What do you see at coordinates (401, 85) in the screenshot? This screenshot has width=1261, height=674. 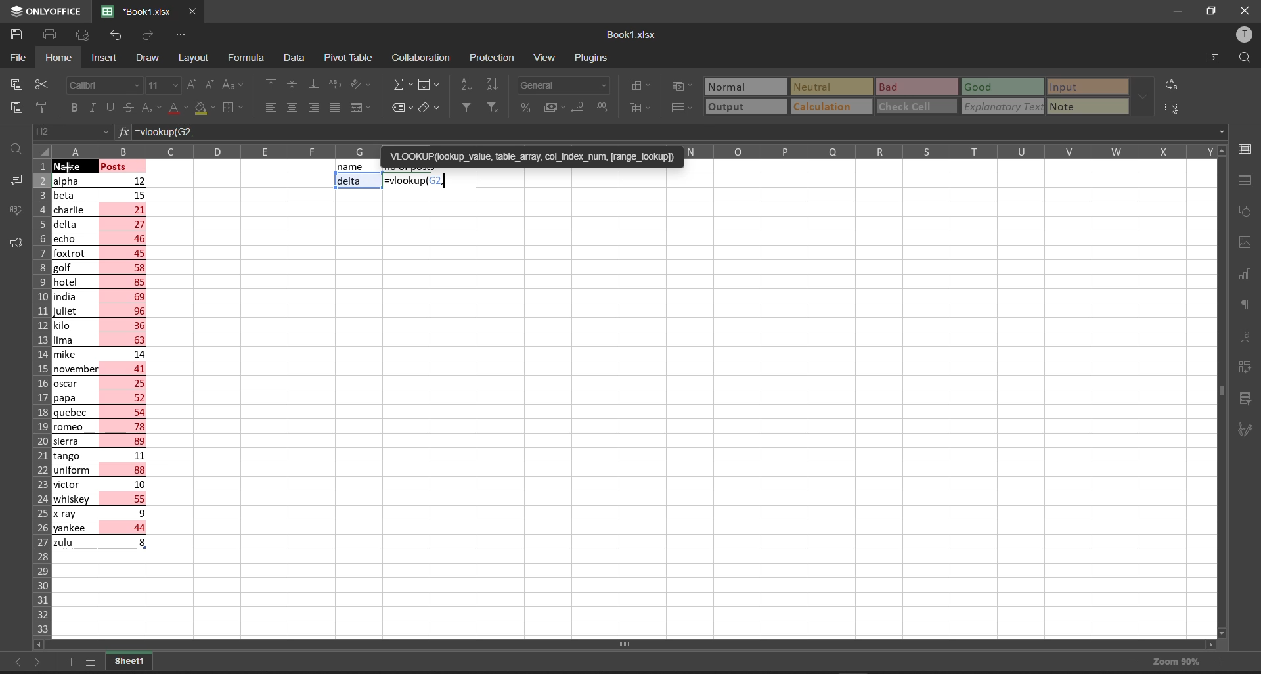 I see `summation` at bounding box center [401, 85].